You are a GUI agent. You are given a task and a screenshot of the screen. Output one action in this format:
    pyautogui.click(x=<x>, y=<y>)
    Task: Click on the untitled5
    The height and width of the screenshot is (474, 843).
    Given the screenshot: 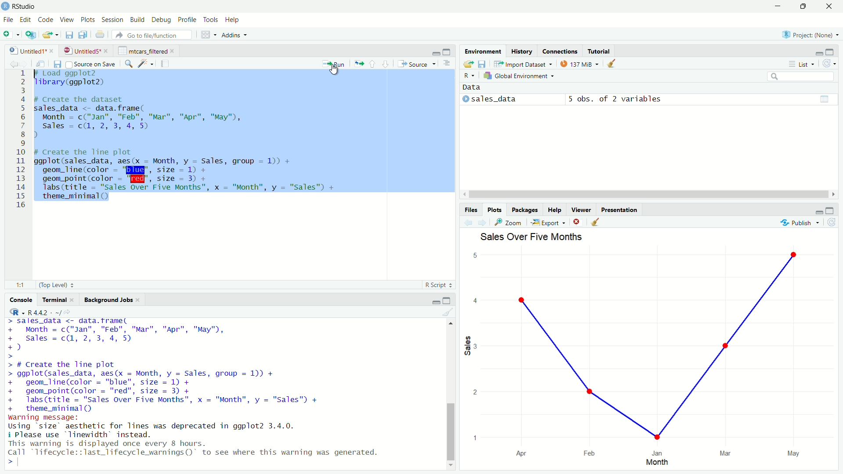 What is the action you would take?
    pyautogui.click(x=81, y=51)
    